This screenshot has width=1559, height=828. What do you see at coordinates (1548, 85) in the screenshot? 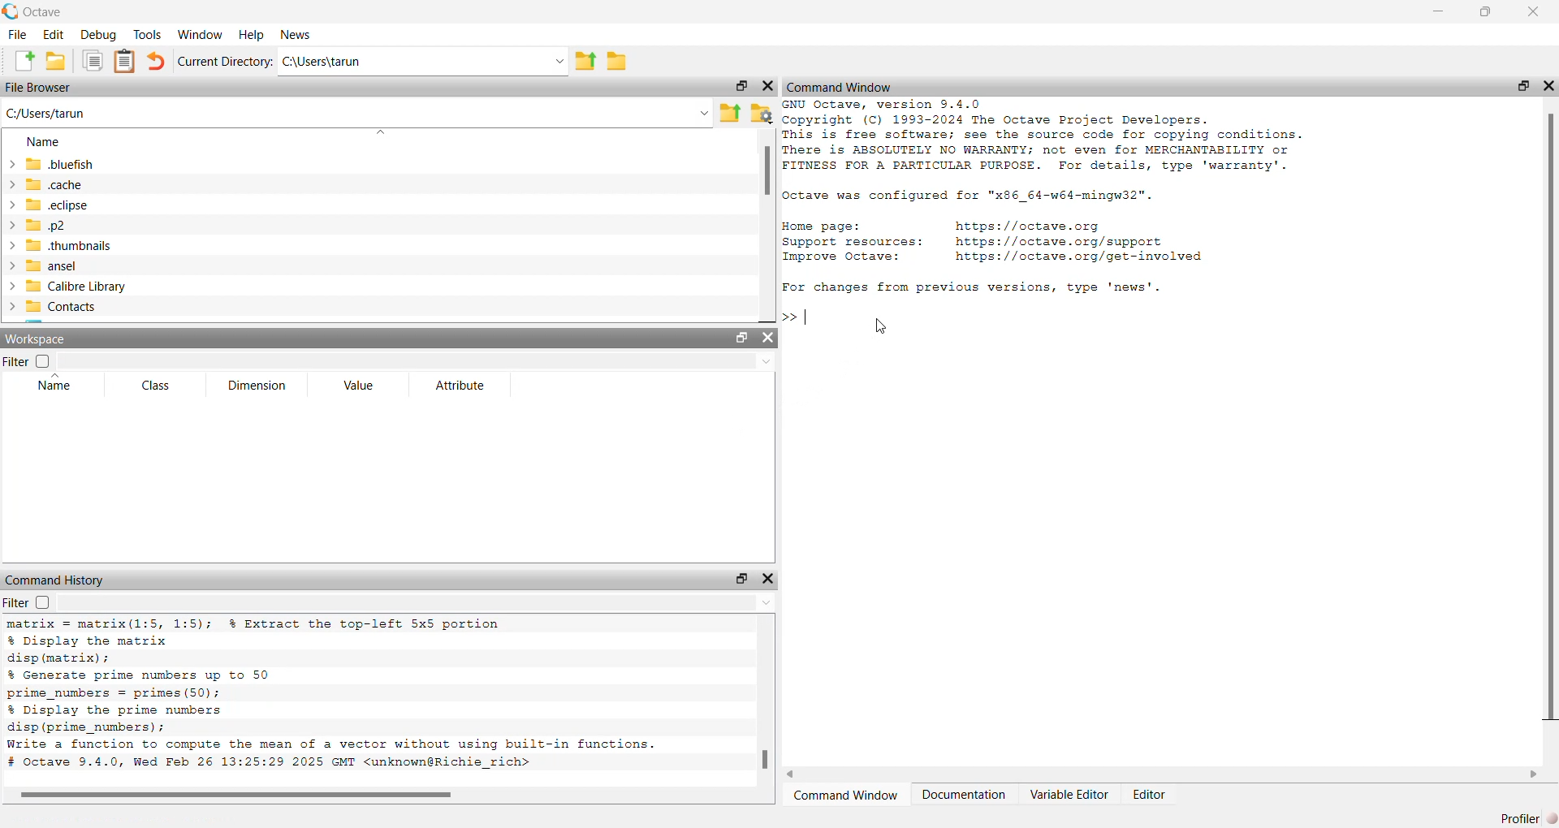
I see `close` at bounding box center [1548, 85].